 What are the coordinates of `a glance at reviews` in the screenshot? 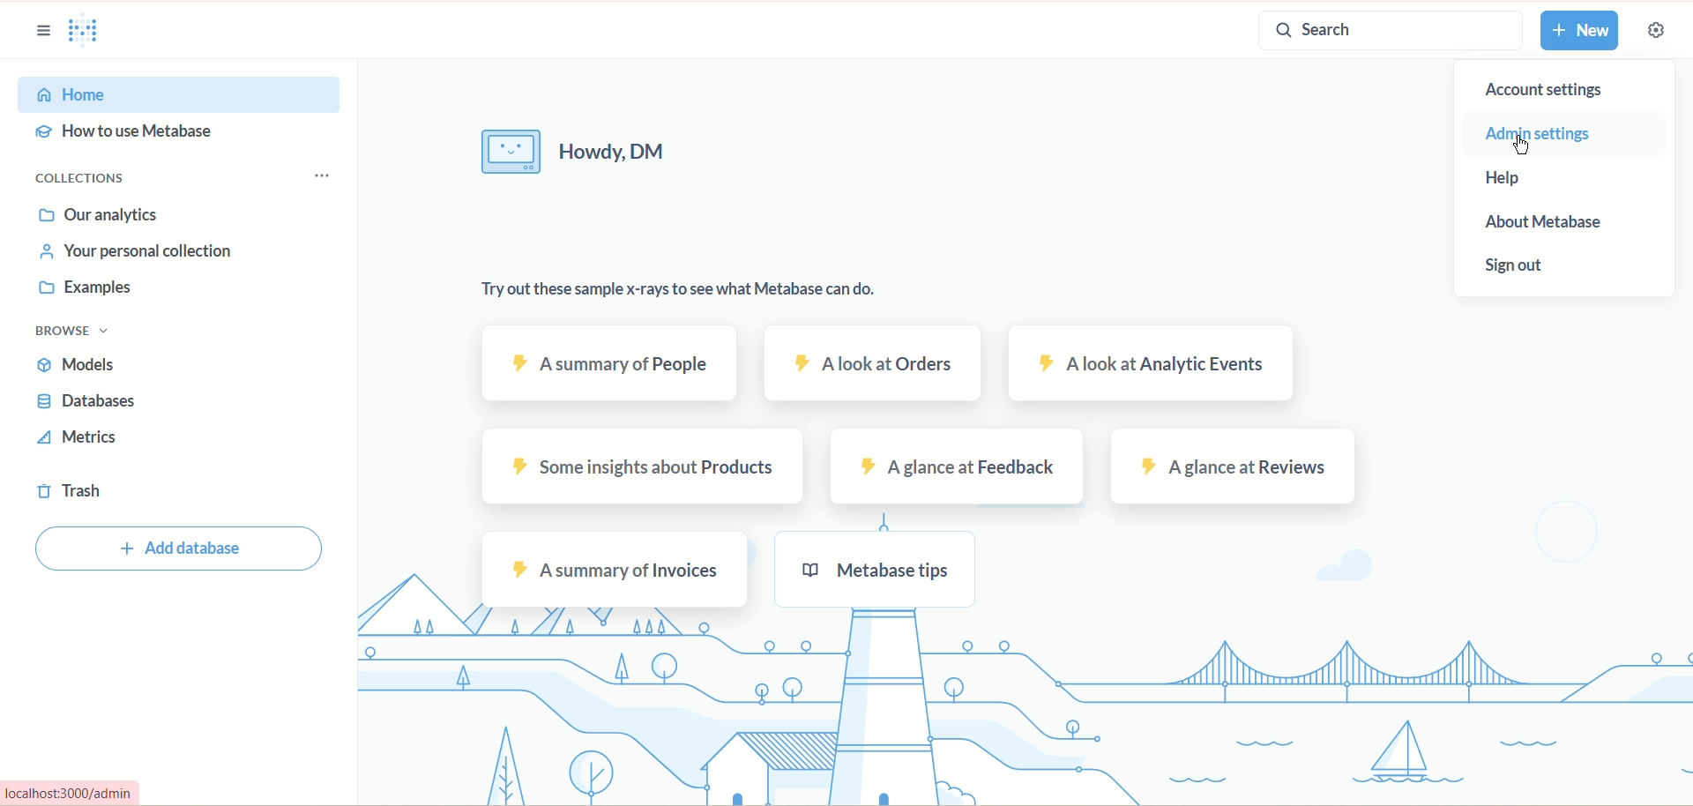 It's located at (1232, 466).